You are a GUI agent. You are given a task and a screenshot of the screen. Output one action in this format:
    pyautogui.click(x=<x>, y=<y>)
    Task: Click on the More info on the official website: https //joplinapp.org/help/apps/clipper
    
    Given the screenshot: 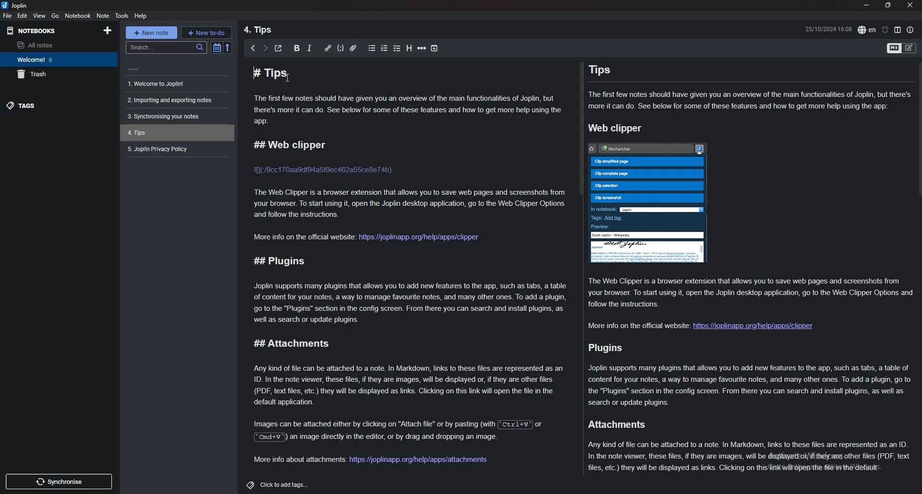 What is the action you would take?
    pyautogui.click(x=697, y=325)
    